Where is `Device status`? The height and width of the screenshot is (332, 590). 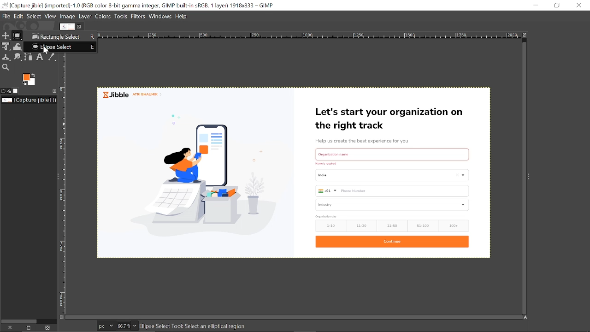 Device status is located at coordinates (10, 91).